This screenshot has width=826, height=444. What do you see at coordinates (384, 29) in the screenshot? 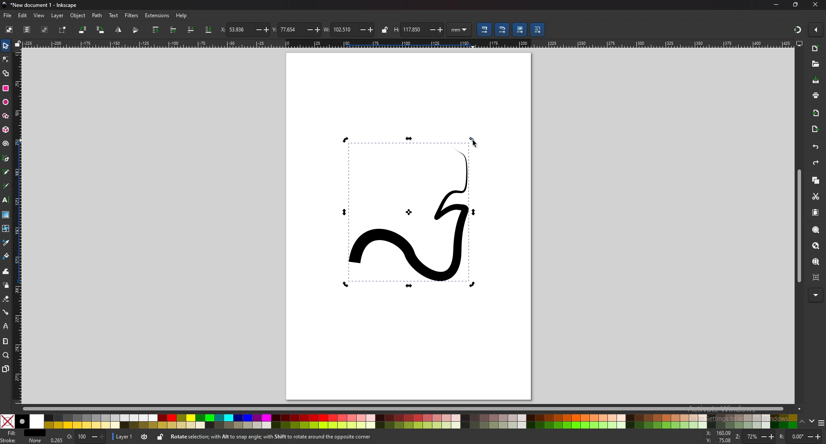
I see `lock` at bounding box center [384, 29].